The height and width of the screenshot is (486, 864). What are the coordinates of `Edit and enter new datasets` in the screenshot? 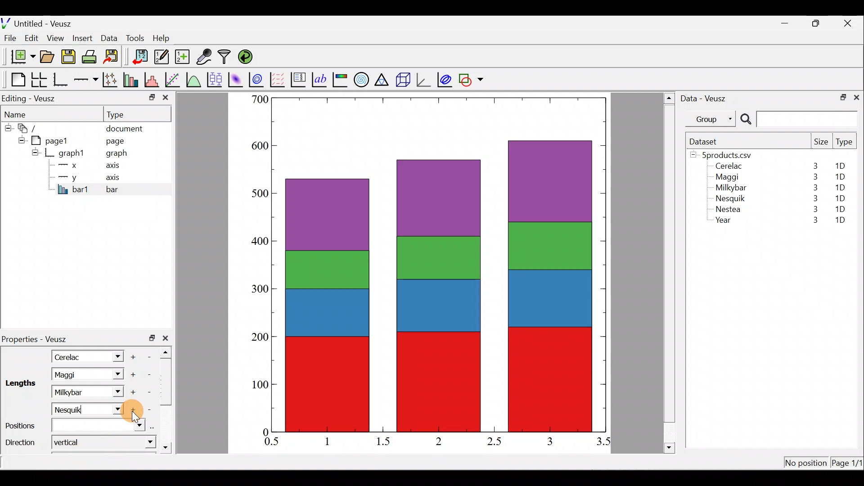 It's located at (162, 57).